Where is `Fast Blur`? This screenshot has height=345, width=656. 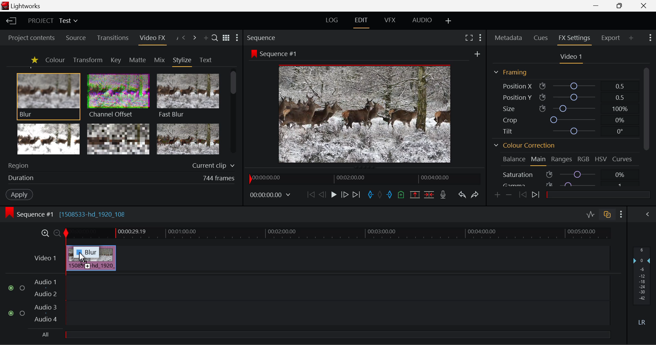
Fast Blur is located at coordinates (187, 95).